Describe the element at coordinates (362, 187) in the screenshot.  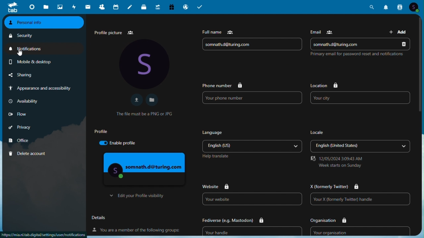
I see `twitter` at that location.